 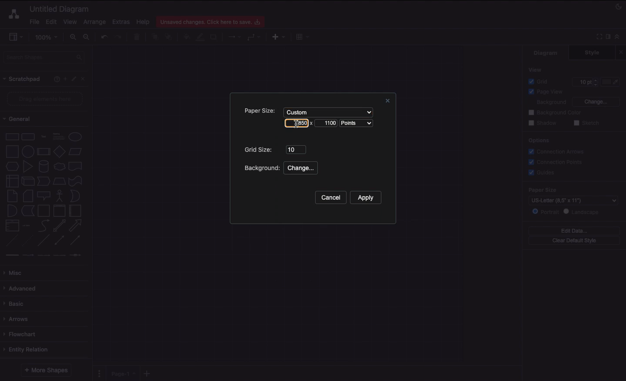 What do you see at coordinates (326, 123) in the screenshot?
I see `Landscape` at bounding box center [326, 123].